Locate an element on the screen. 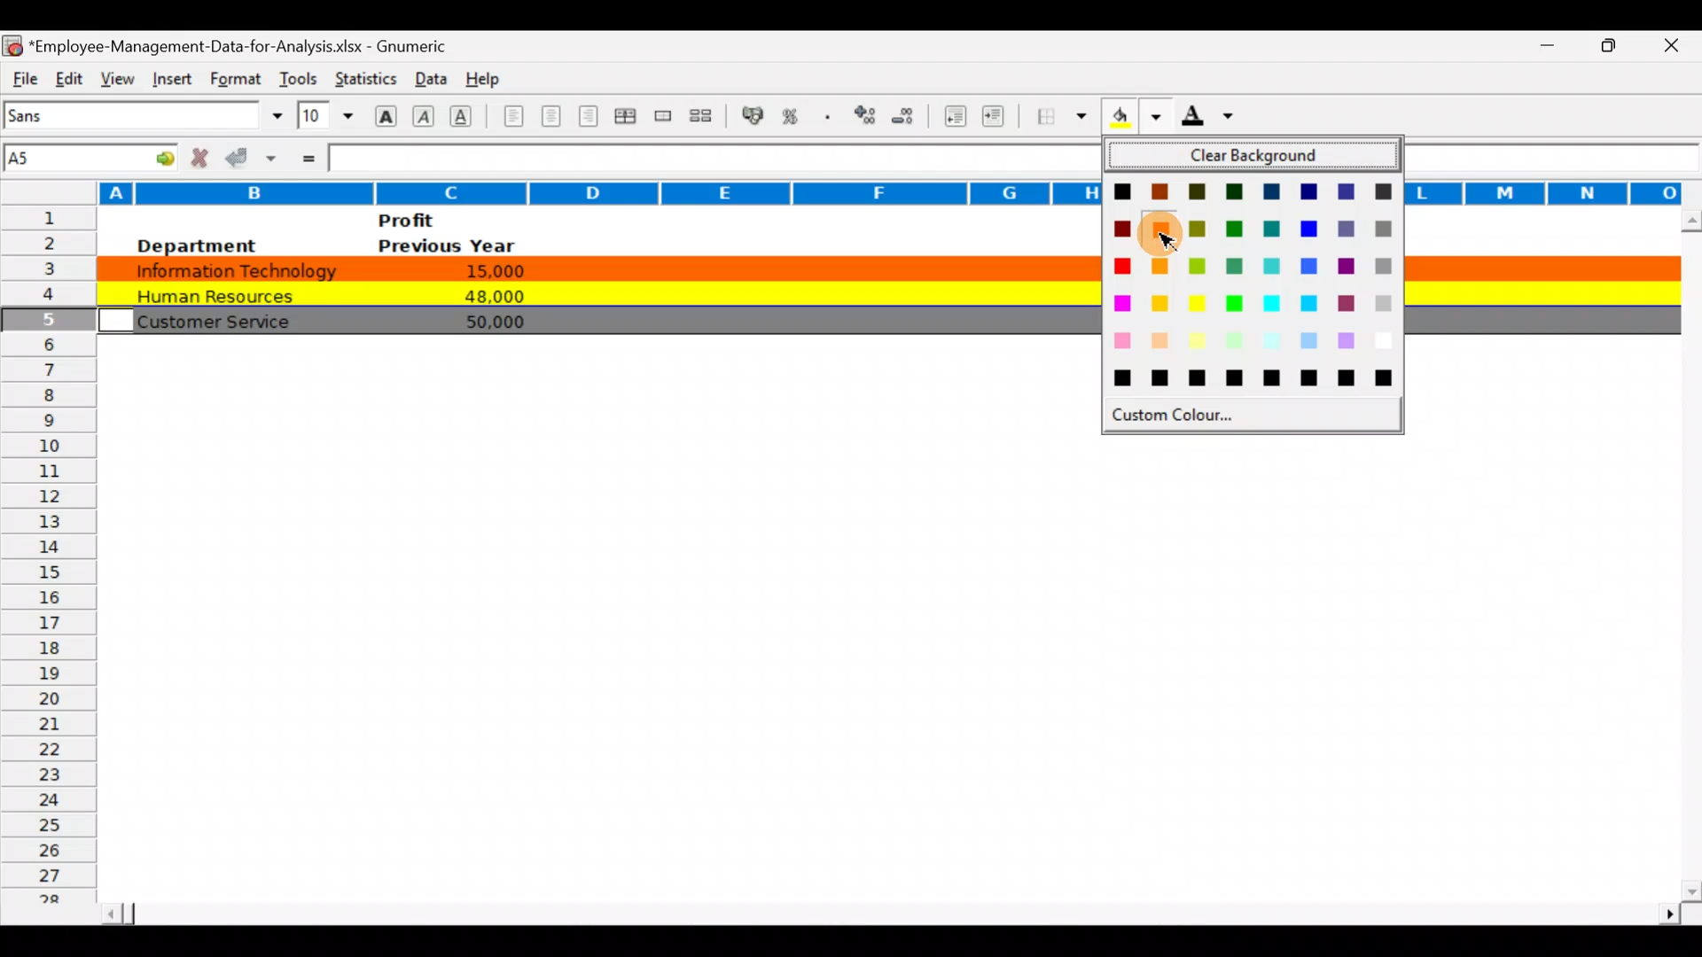  Profit is located at coordinates (440, 220).